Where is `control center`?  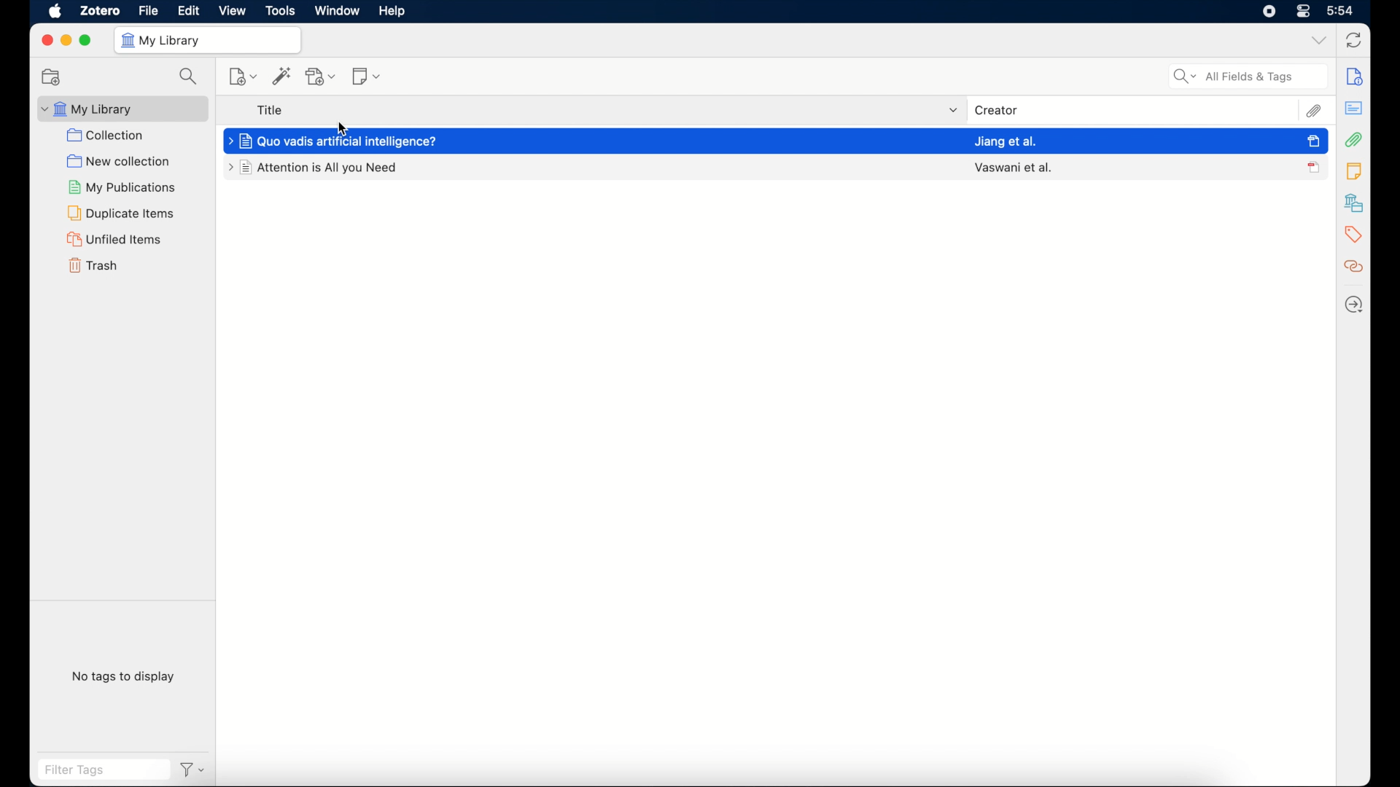 control center is located at coordinates (1304, 12).